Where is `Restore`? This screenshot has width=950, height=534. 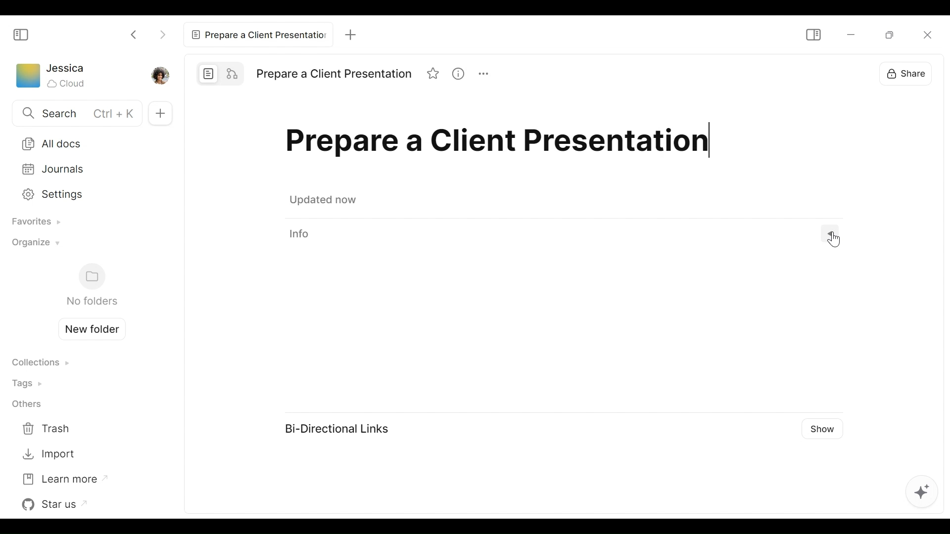
Restore is located at coordinates (891, 34).